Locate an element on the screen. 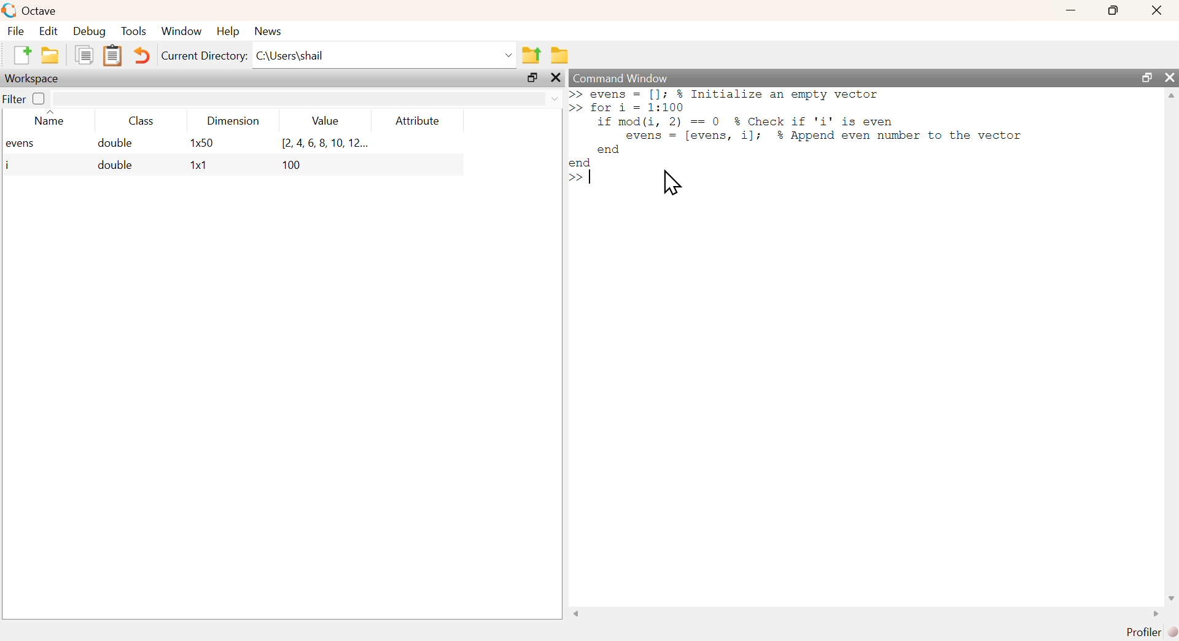  maximize is located at coordinates (529, 79).